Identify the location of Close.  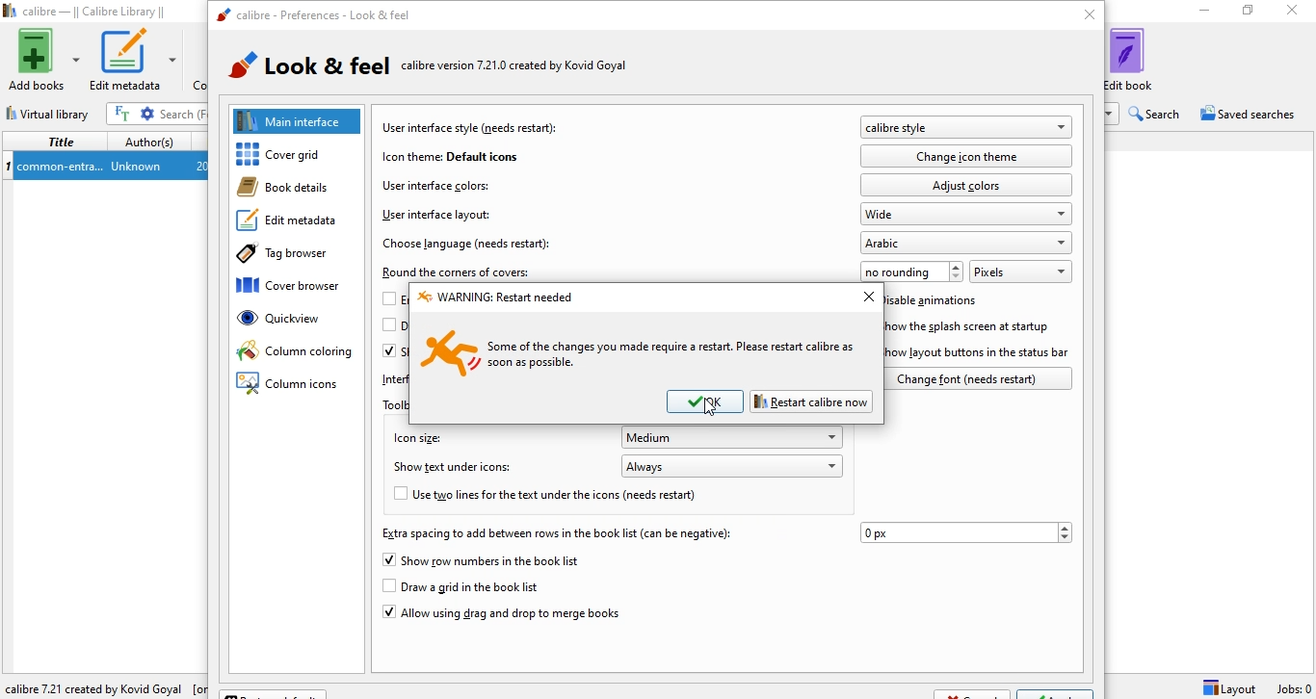
(1296, 13).